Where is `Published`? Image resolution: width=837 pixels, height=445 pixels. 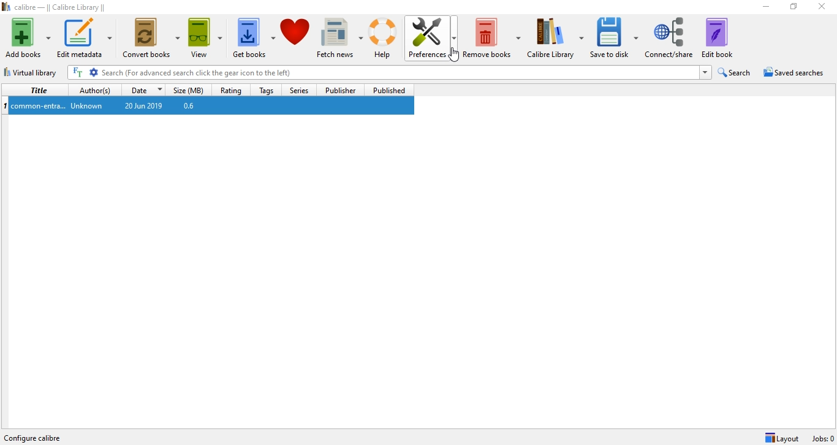
Published is located at coordinates (388, 90).